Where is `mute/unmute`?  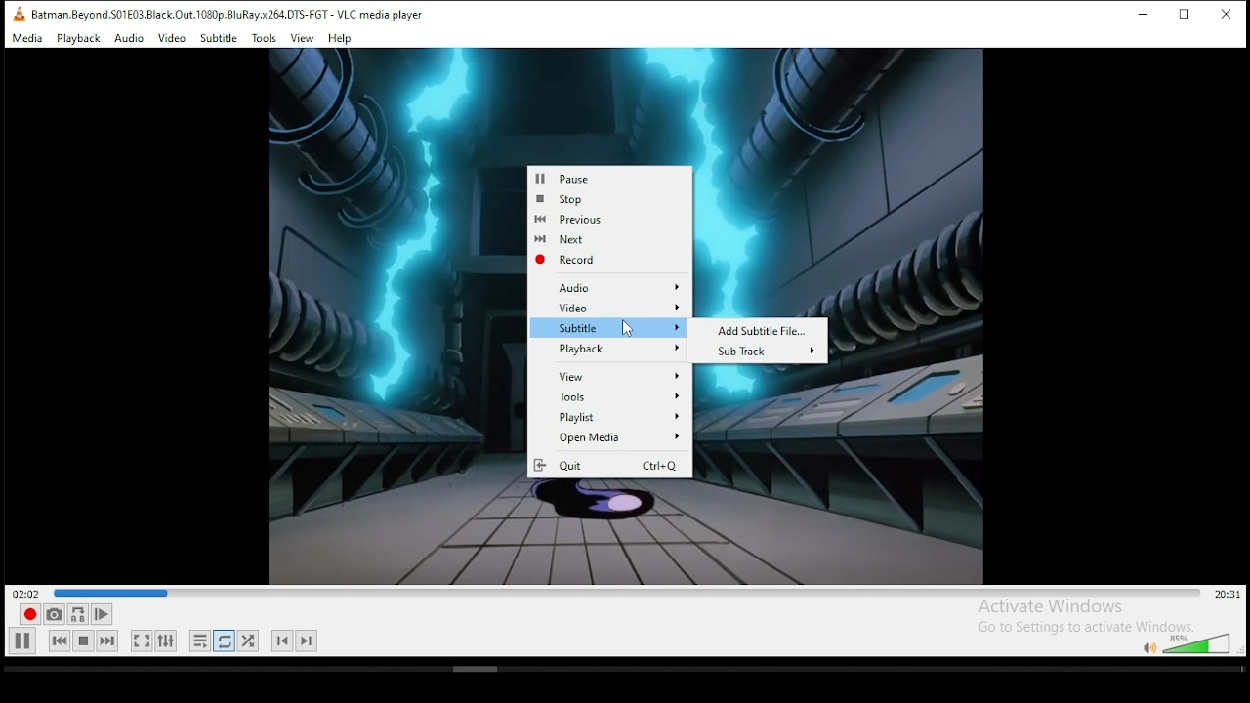 mute/unmute is located at coordinates (1148, 647).